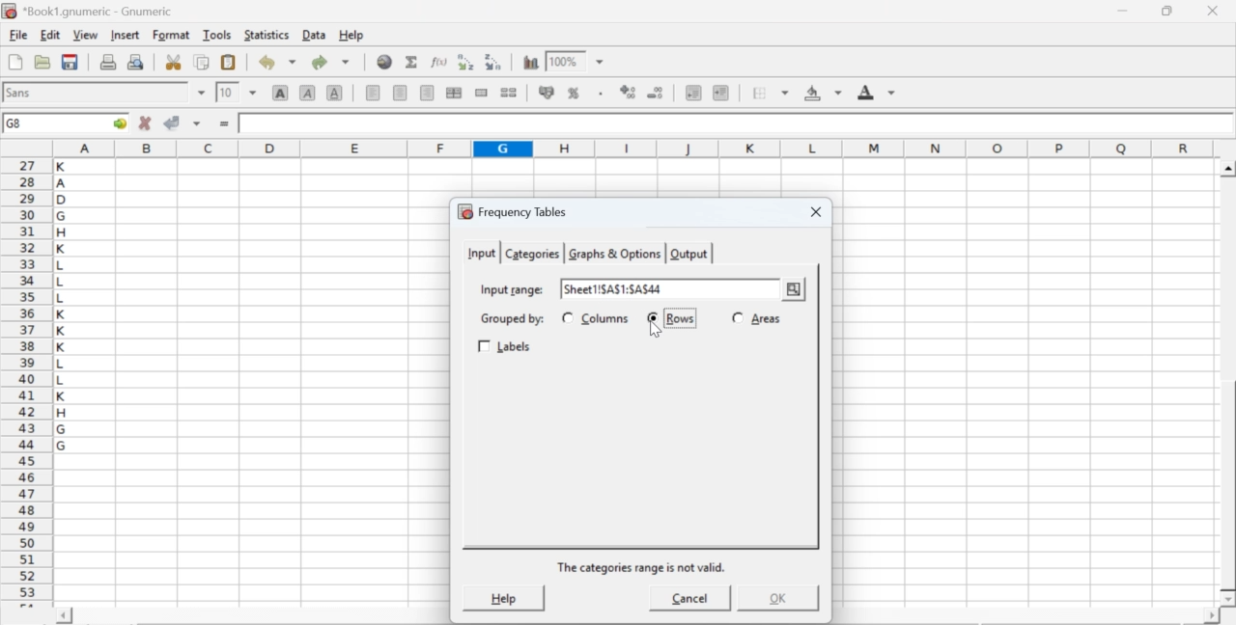 This screenshot has height=625, width=1236. I want to click on accept changes across selection, so click(196, 122).